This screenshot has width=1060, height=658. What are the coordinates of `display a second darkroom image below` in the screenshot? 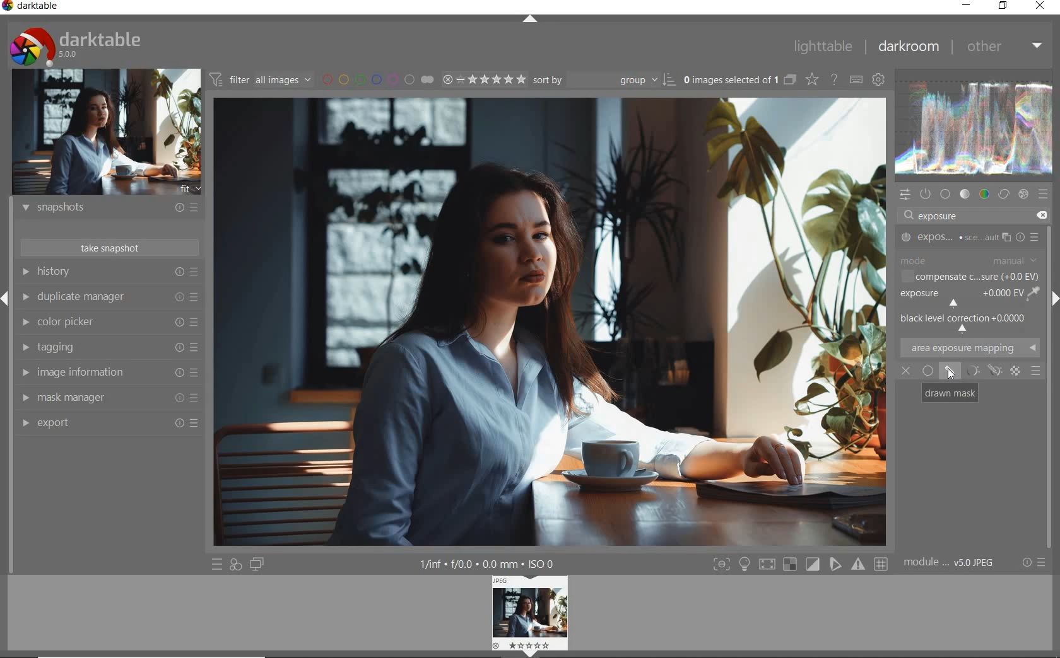 It's located at (257, 565).